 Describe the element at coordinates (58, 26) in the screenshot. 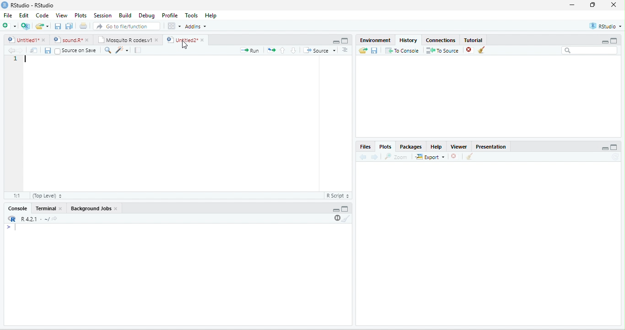

I see `save` at that location.